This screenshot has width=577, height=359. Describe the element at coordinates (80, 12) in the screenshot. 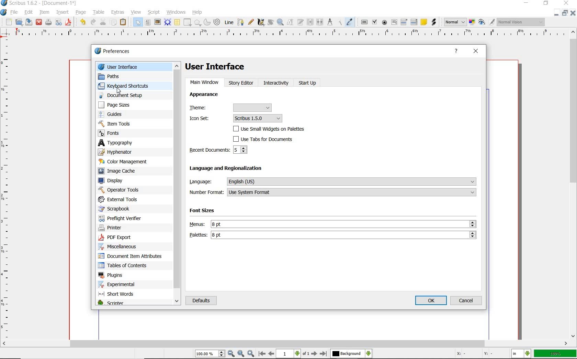

I see `page` at that location.